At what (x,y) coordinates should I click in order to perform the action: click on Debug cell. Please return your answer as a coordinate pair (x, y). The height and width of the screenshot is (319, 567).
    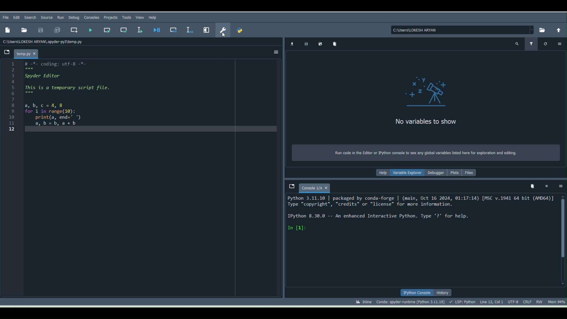
    Looking at the image, I should click on (174, 30).